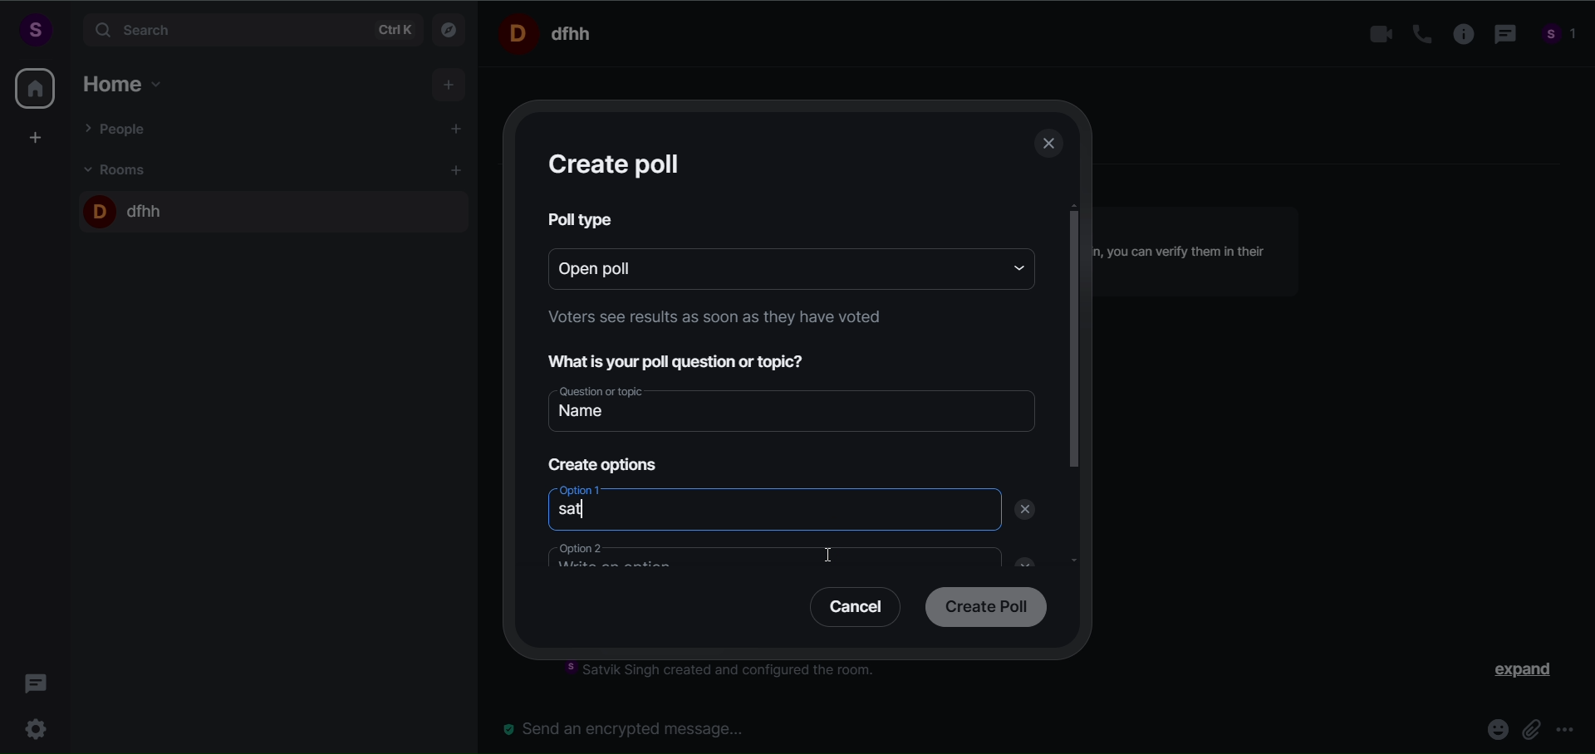  What do you see at coordinates (1458, 35) in the screenshot?
I see `room info` at bounding box center [1458, 35].